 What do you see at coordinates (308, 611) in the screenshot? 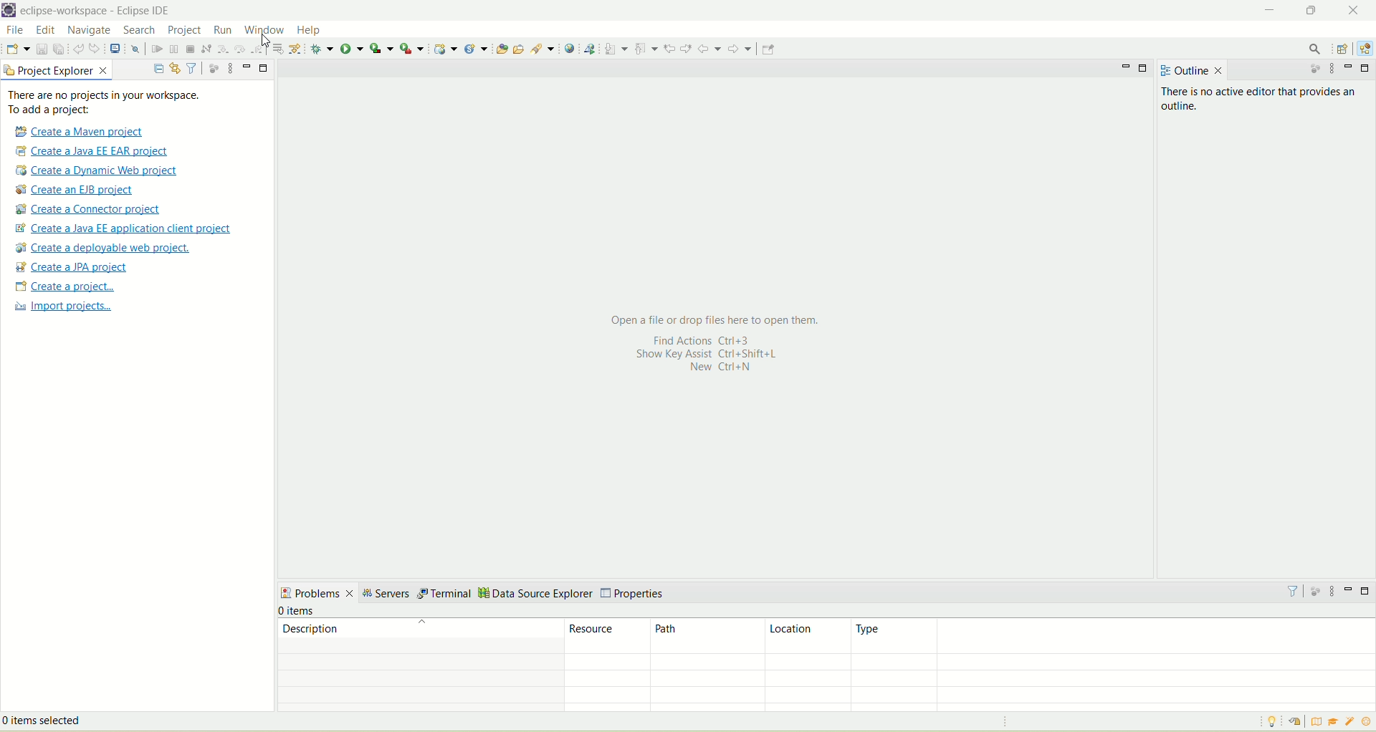
I see `number of items` at bounding box center [308, 611].